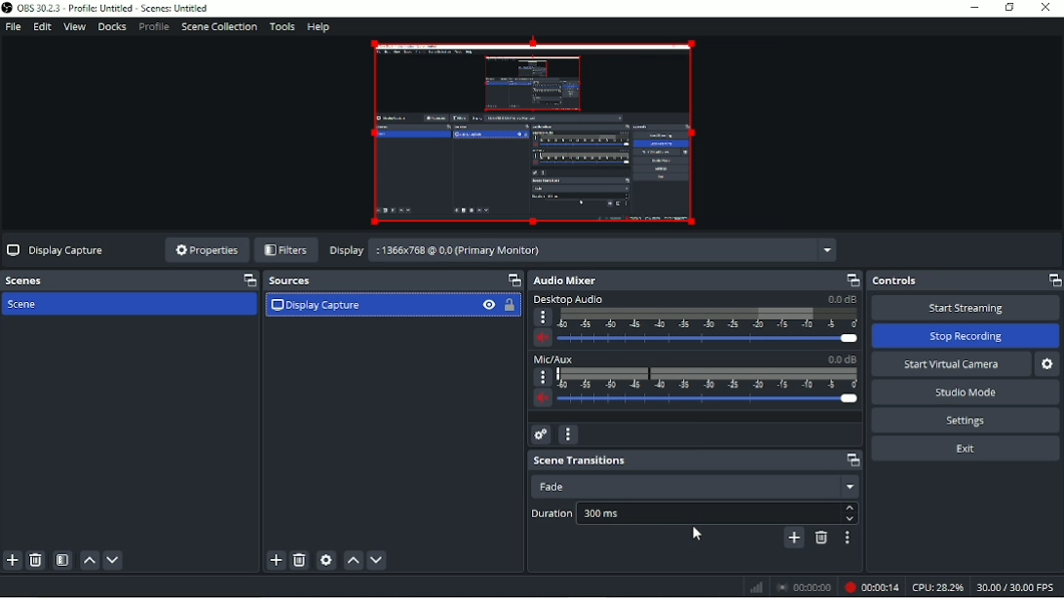 The height and width of the screenshot is (598, 1064). What do you see at coordinates (950, 364) in the screenshot?
I see `Start virtual camera` at bounding box center [950, 364].